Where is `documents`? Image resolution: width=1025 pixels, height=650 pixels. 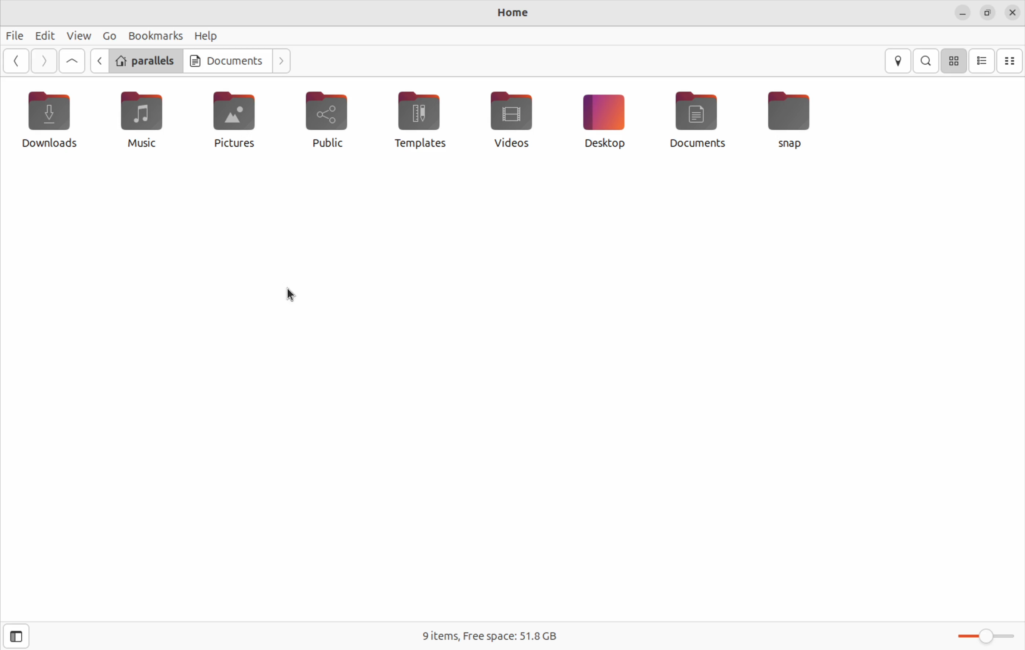
documents is located at coordinates (229, 60).